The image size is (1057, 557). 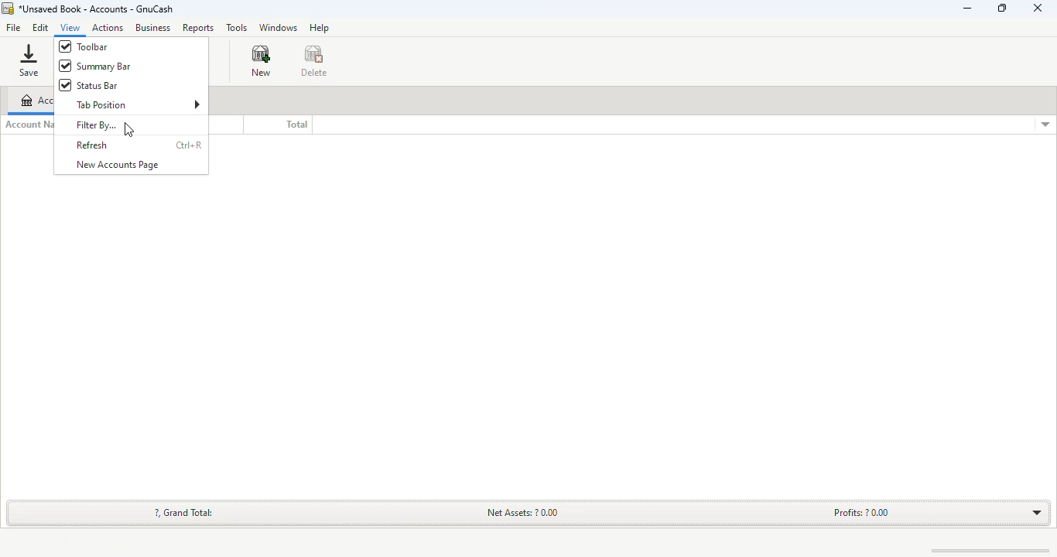 I want to click on status bar, so click(x=87, y=85).